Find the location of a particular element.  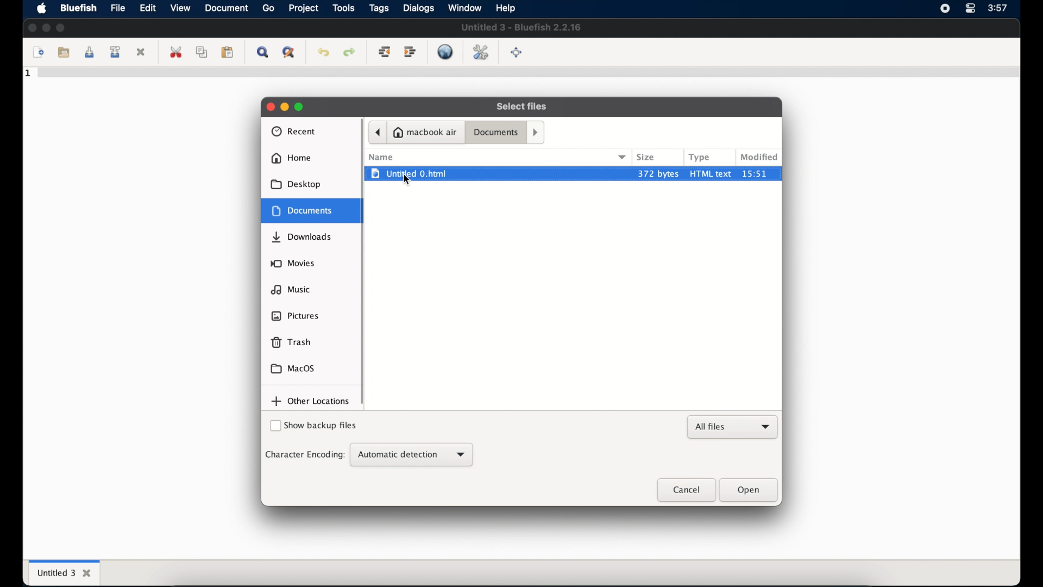

music is located at coordinates (291, 289).